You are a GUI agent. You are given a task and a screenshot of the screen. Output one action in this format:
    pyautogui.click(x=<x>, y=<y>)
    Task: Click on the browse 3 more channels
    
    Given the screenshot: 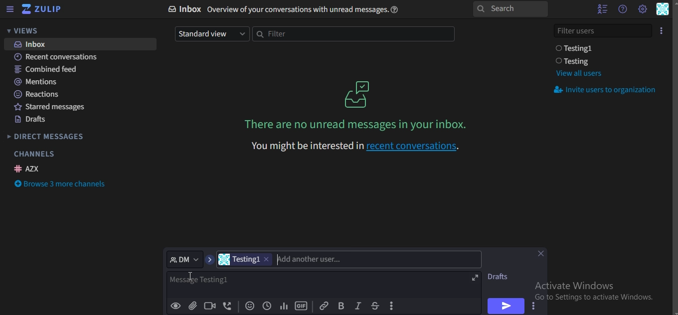 What is the action you would take?
    pyautogui.click(x=62, y=185)
    